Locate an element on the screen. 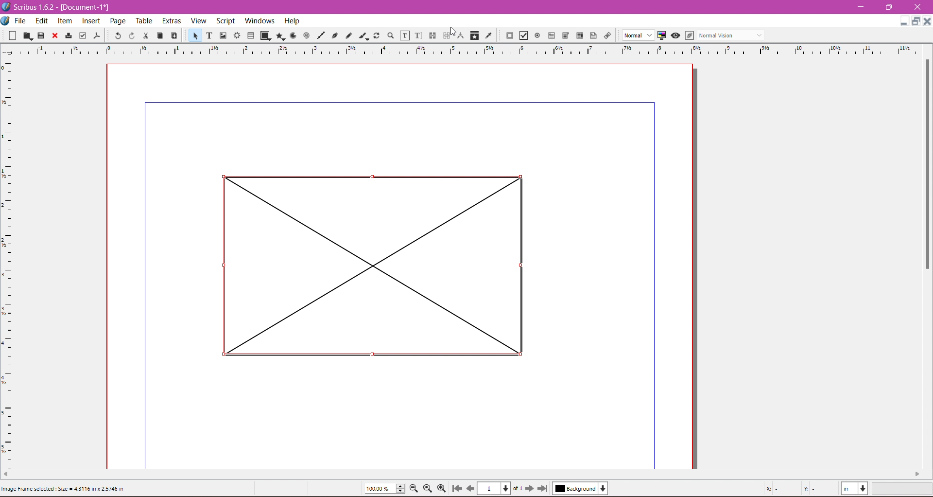 Image resolution: width=933 pixels, height=497 pixels. Zoom to 100% is located at coordinates (427, 489).